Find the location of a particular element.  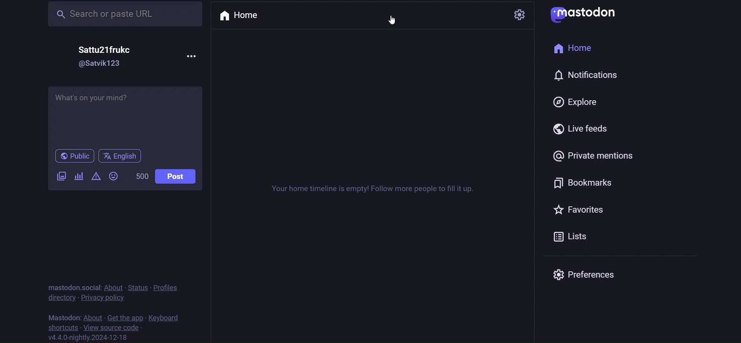

cursor is located at coordinates (397, 21).